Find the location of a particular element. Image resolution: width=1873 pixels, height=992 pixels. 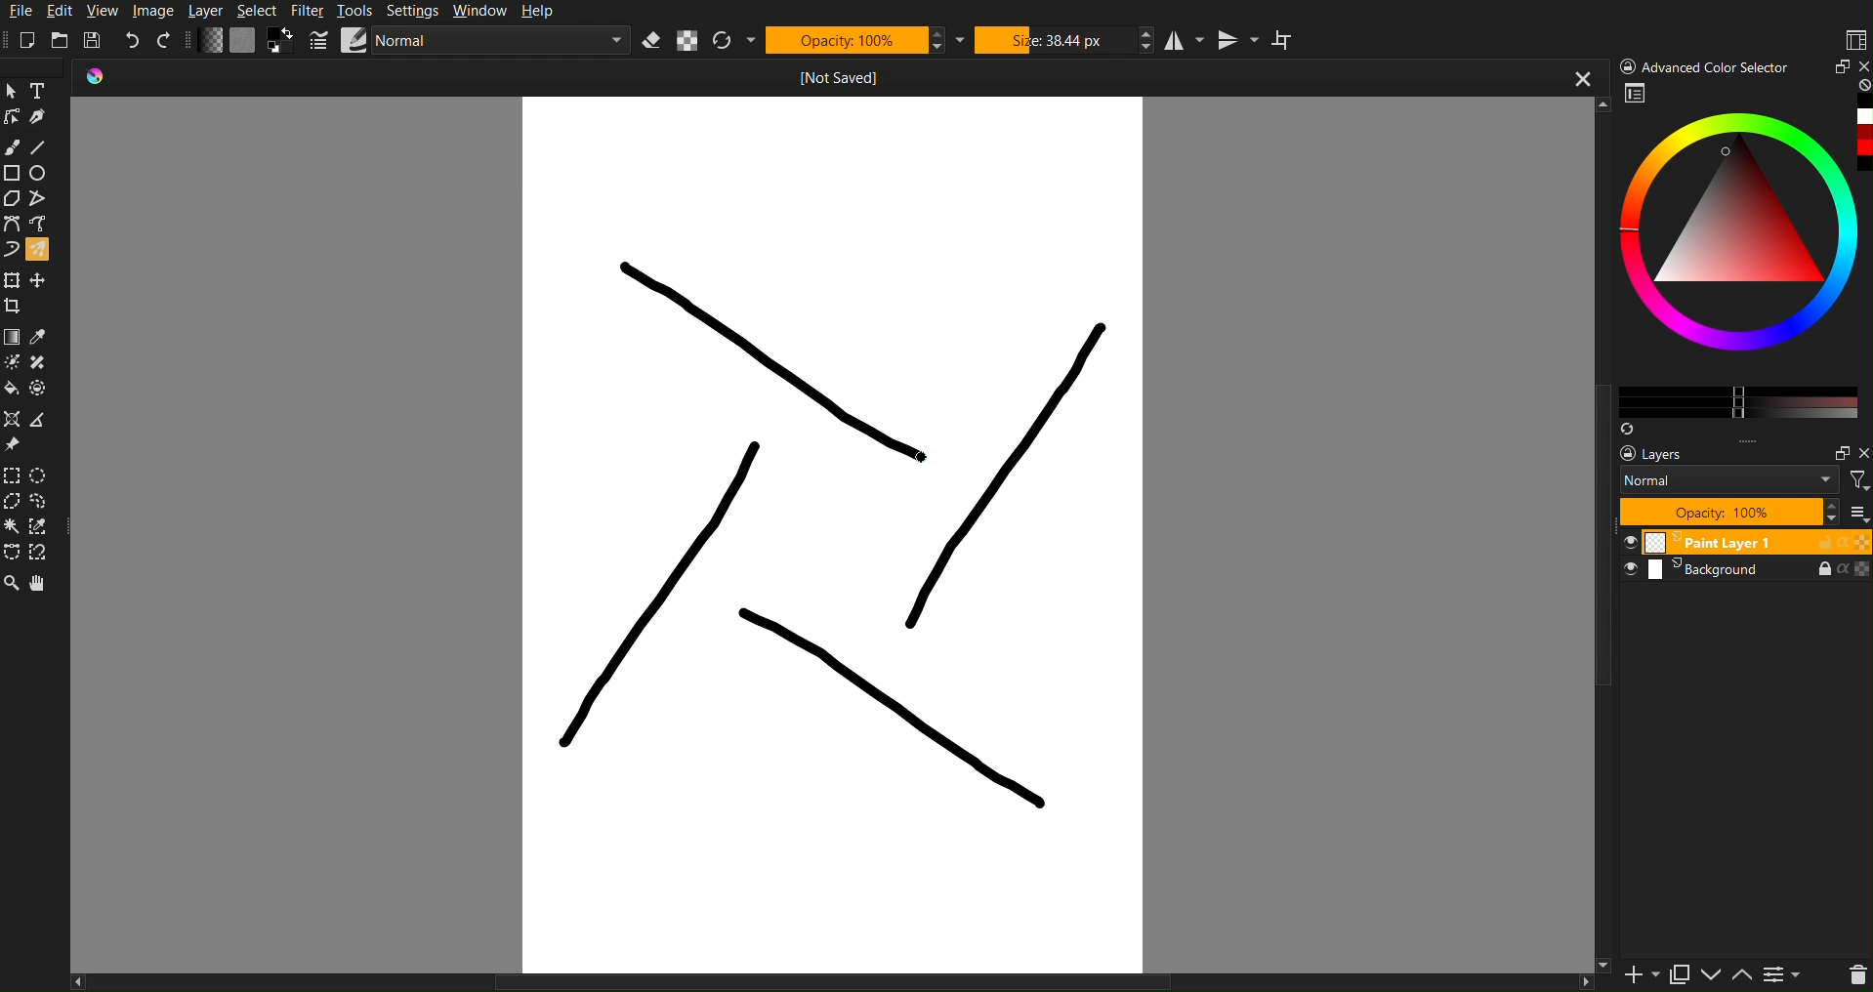

Tools is located at coordinates (359, 9).